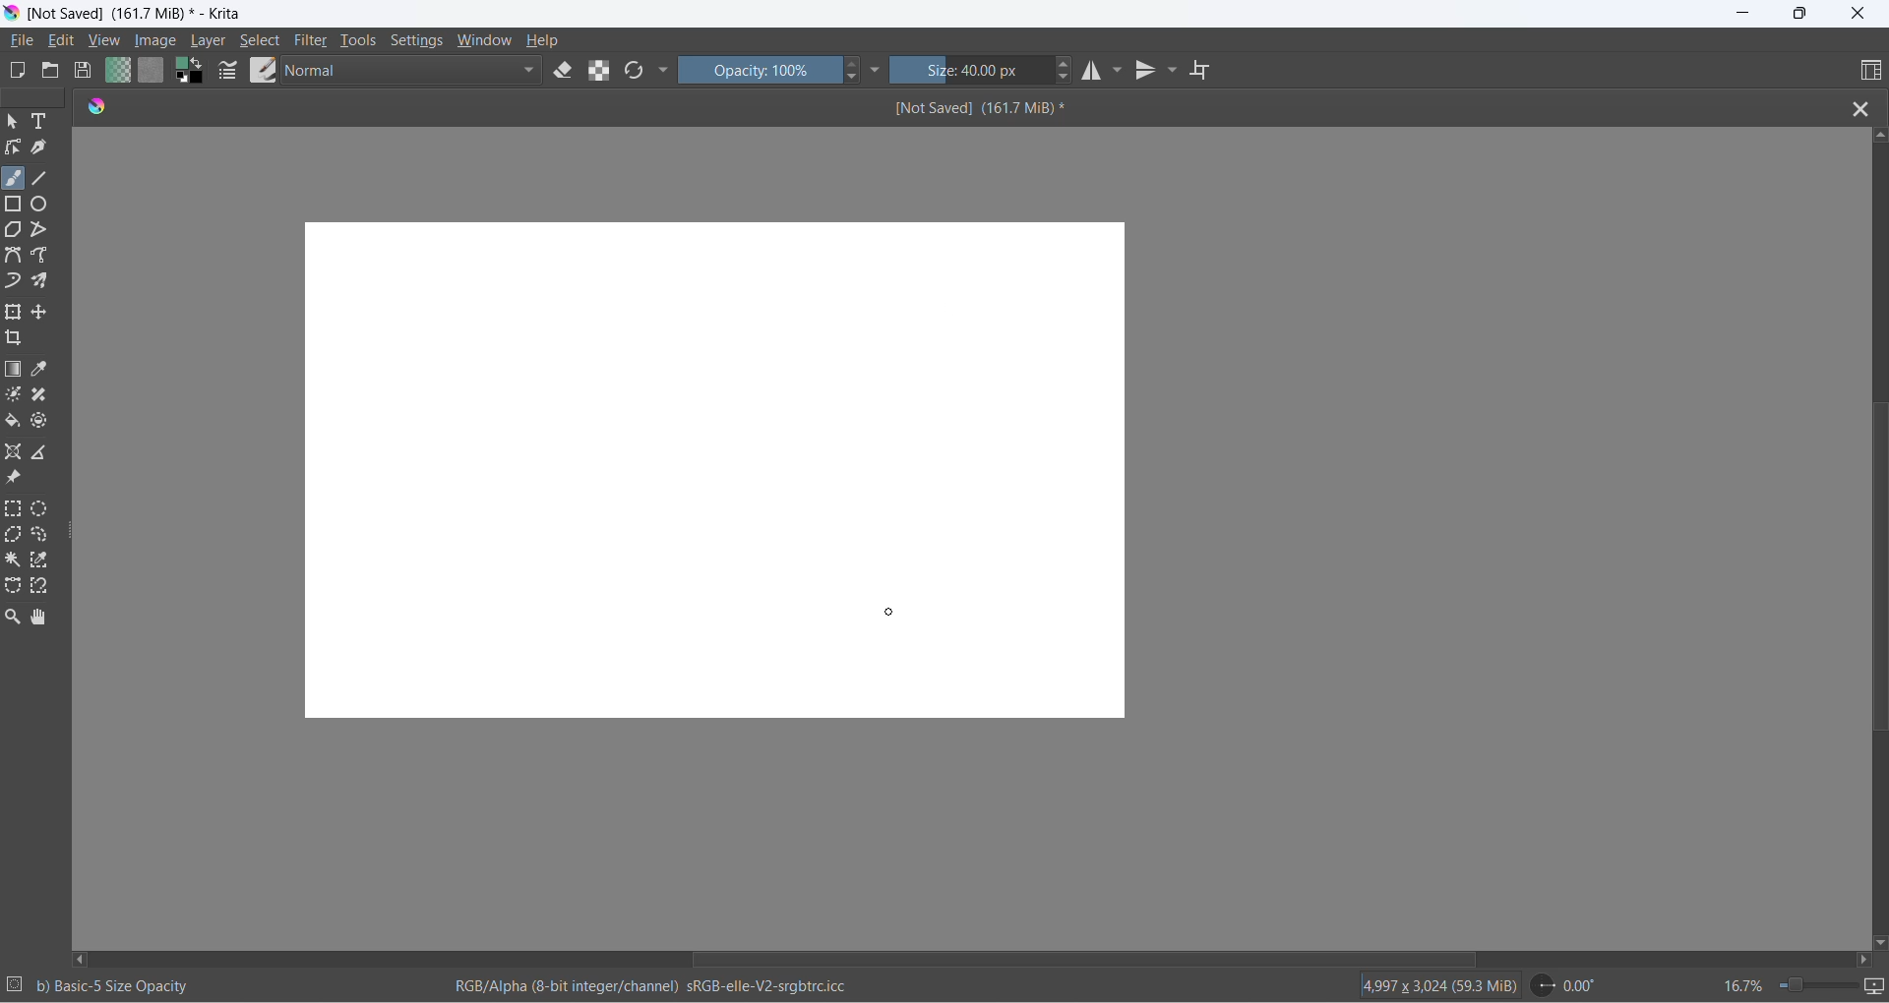 The width and height of the screenshot is (1889, 1003). Describe the element at coordinates (43, 175) in the screenshot. I see `line tool` at that location.